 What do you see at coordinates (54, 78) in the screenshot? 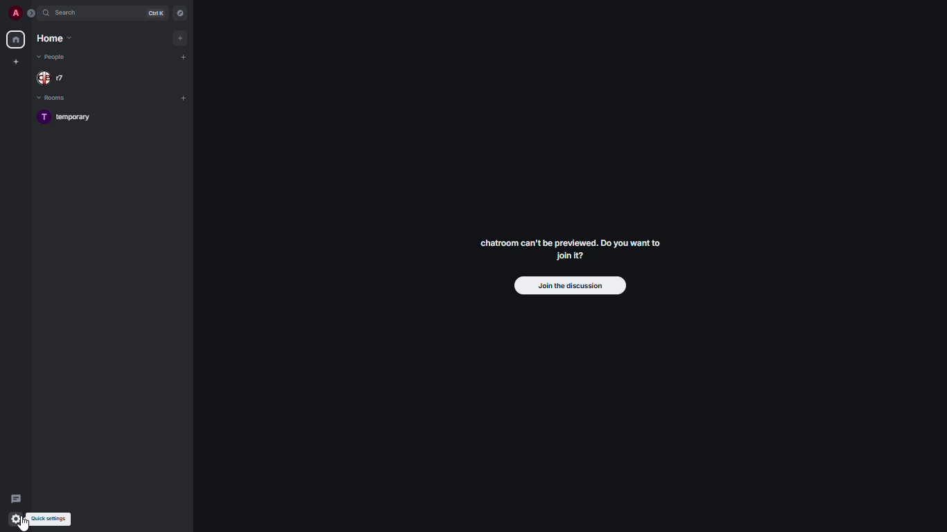
I see `people` at bounding box center [54, 78].